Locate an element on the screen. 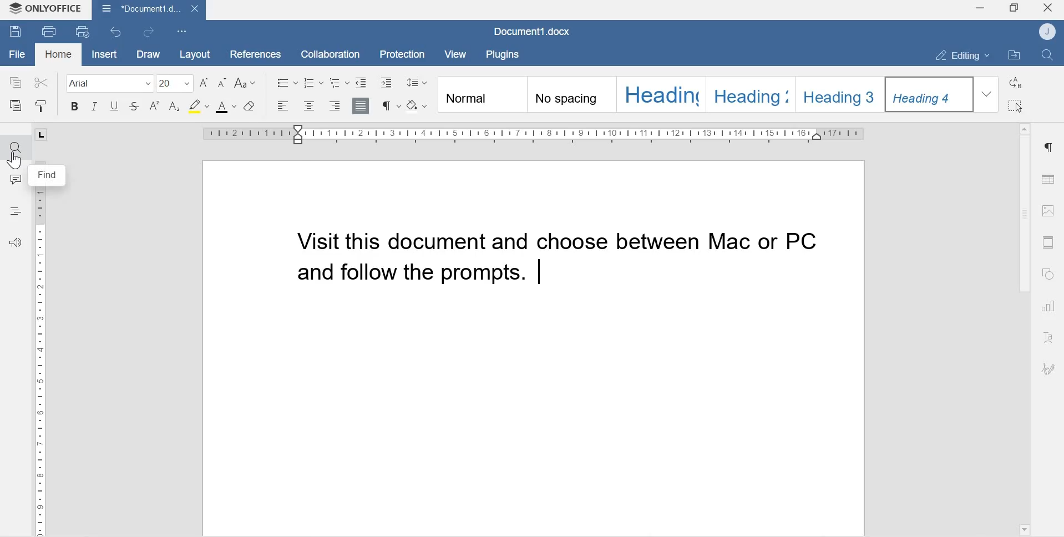 Image resolution: width=1064 pixels, height=537 pixels. Headings is located at coordinates (16, 210).